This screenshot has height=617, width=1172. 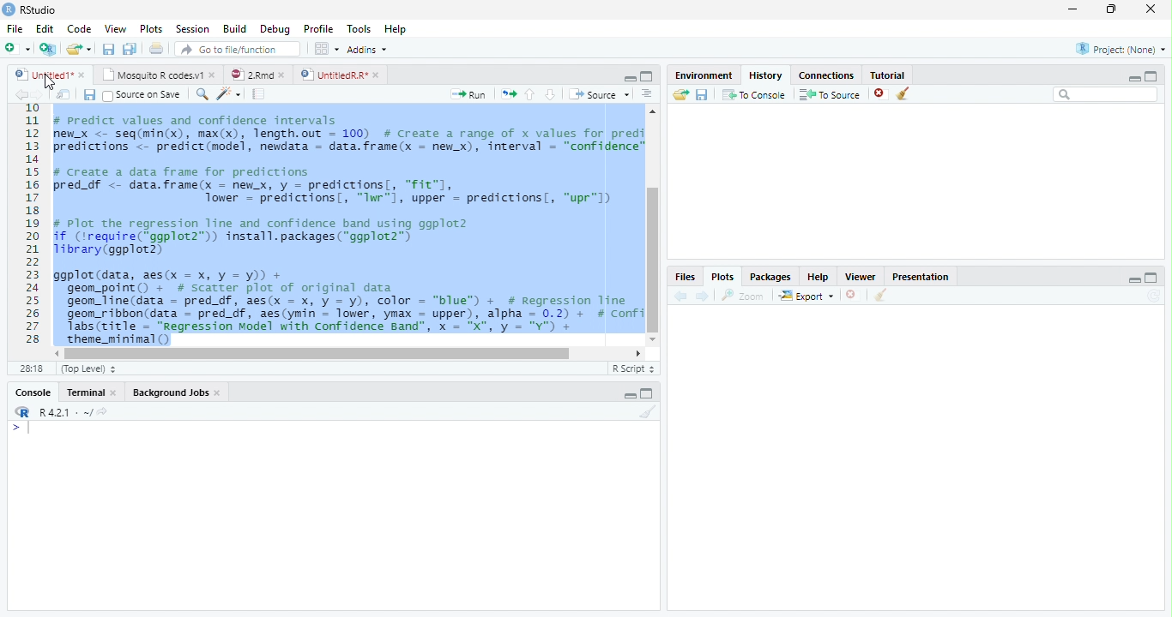 I want to click on Terminal, so click(x=93, y=390).